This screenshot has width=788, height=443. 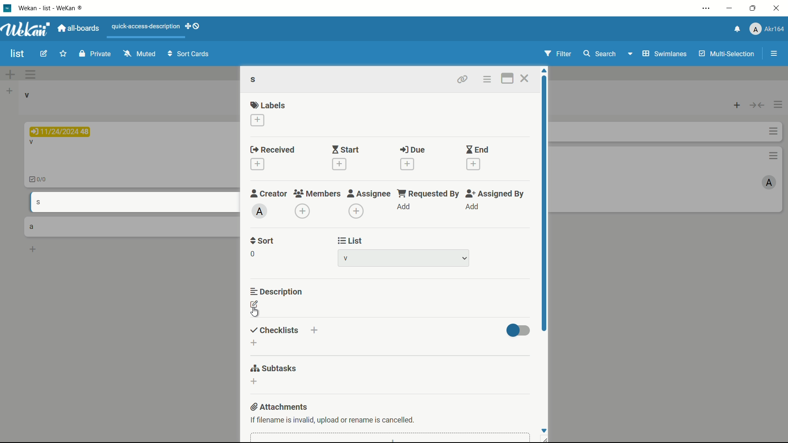 What do you see at coordinates (252, 254) in the screenshot?
I see `sort number` at bounding box center [252, 254].